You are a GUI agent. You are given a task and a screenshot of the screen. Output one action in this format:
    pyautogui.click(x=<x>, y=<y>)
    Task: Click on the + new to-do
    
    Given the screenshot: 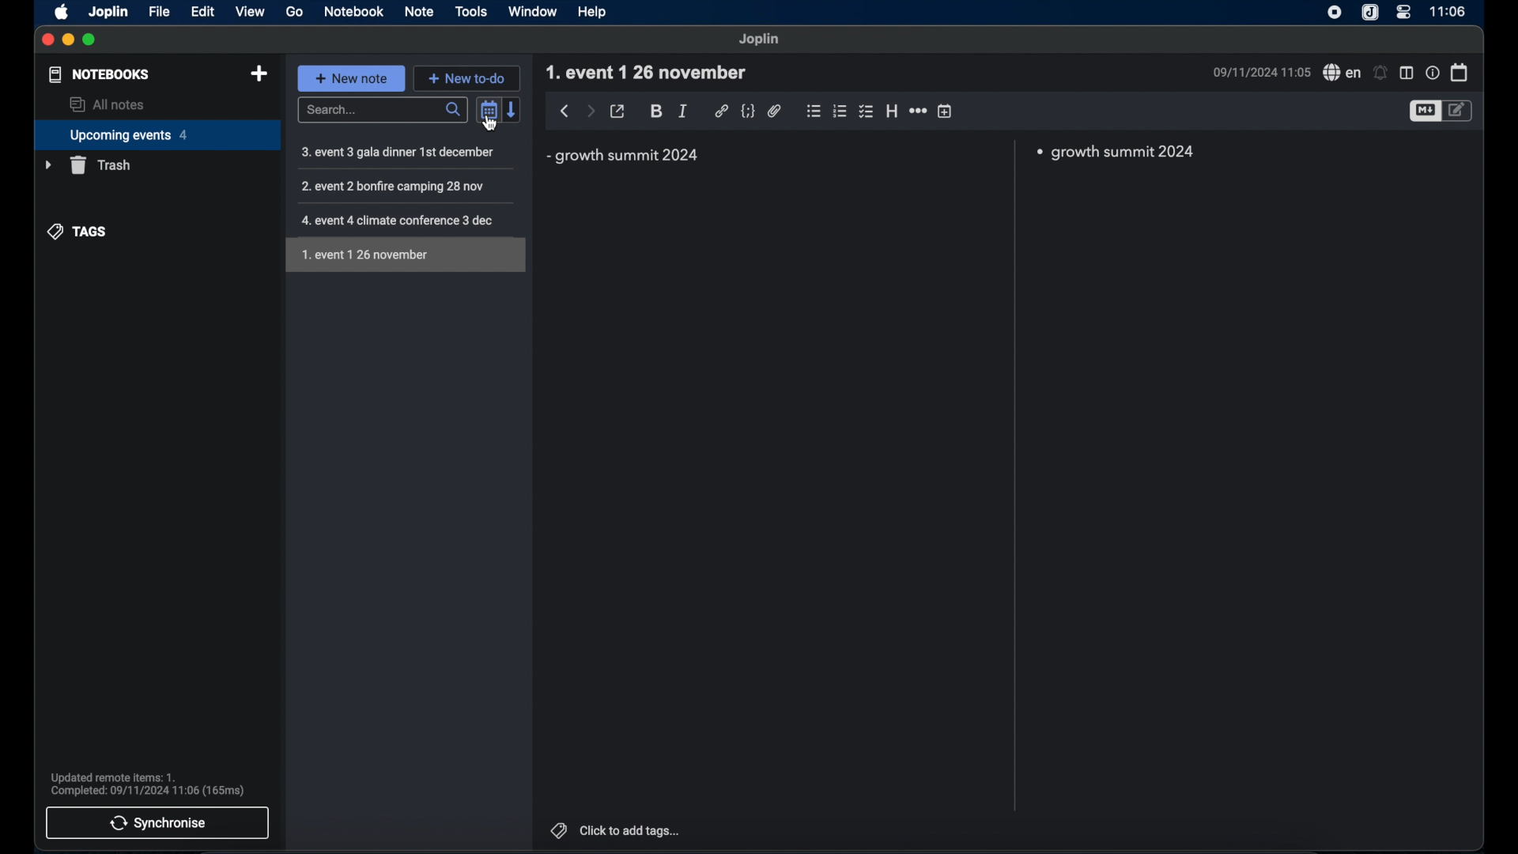 What is the action you would take?
    pyautogui.click(x=466, y=77)
    